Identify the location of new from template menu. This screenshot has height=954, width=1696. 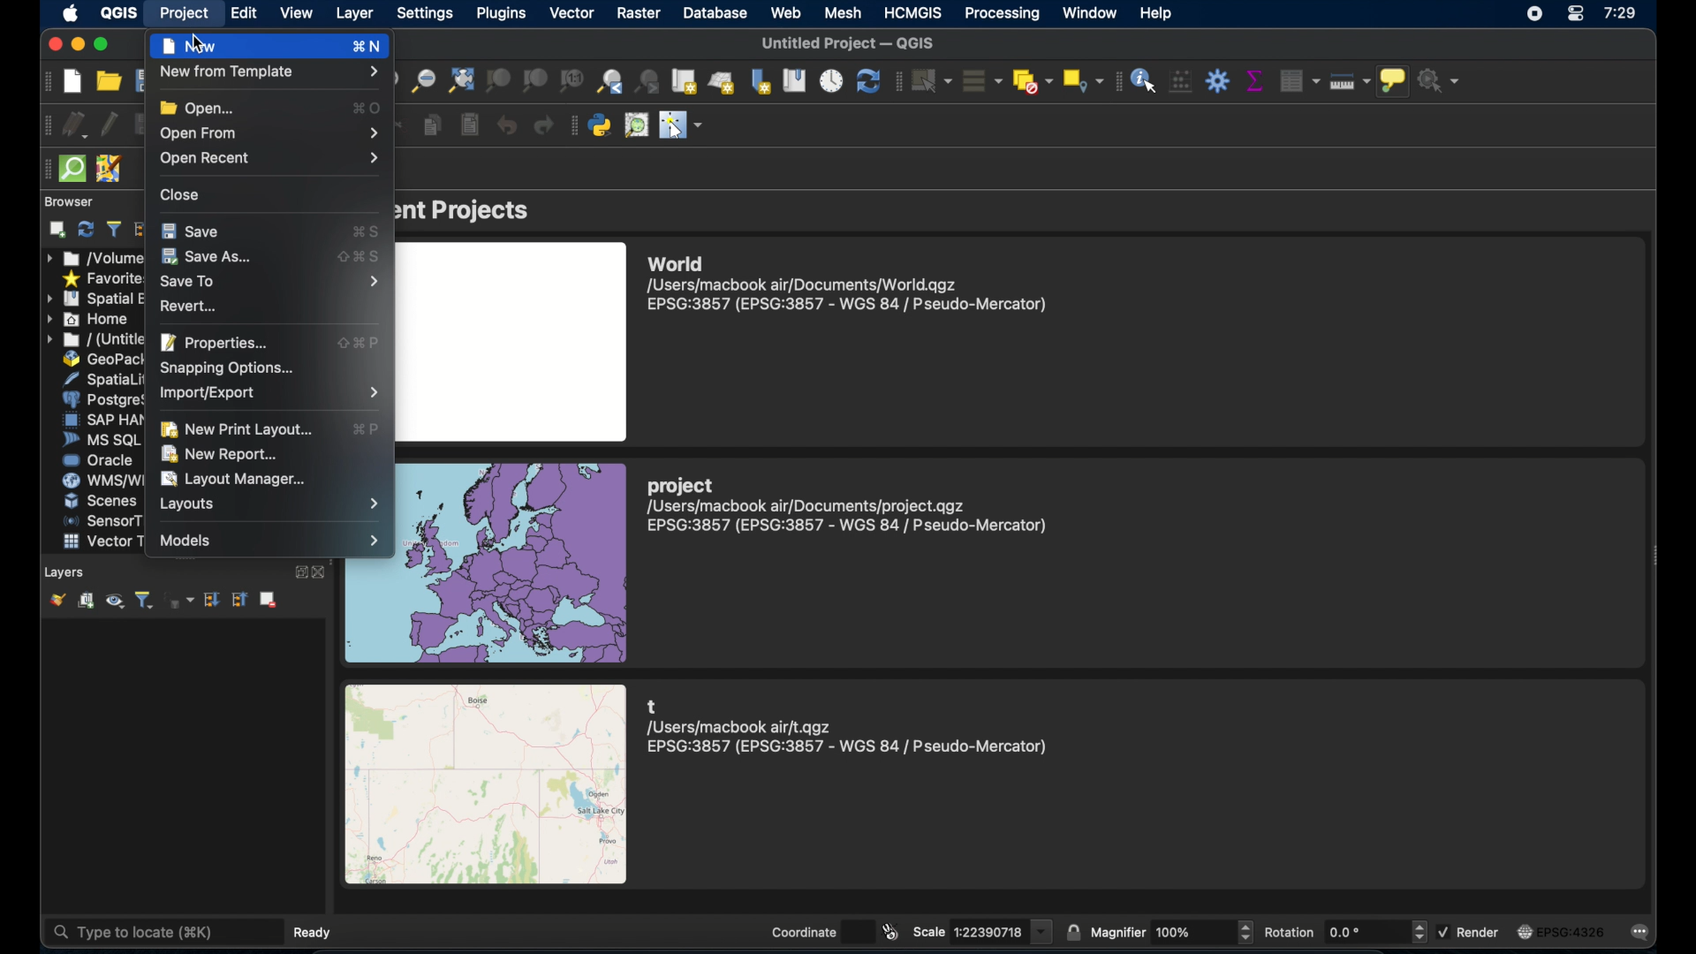
(272, 72).